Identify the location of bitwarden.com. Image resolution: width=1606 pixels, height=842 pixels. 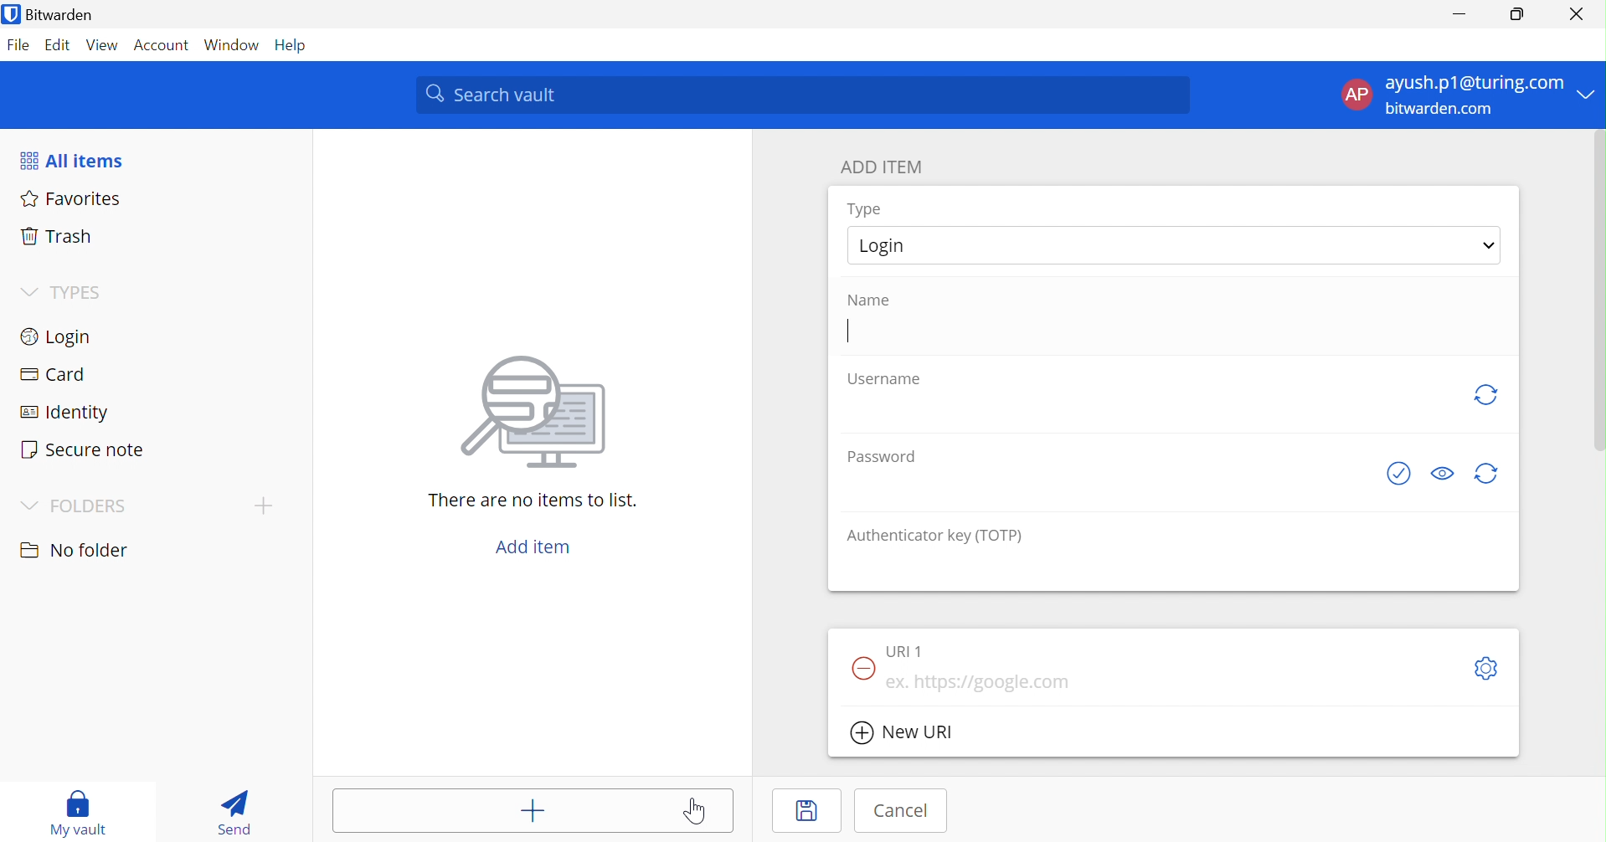
(1439, 108).